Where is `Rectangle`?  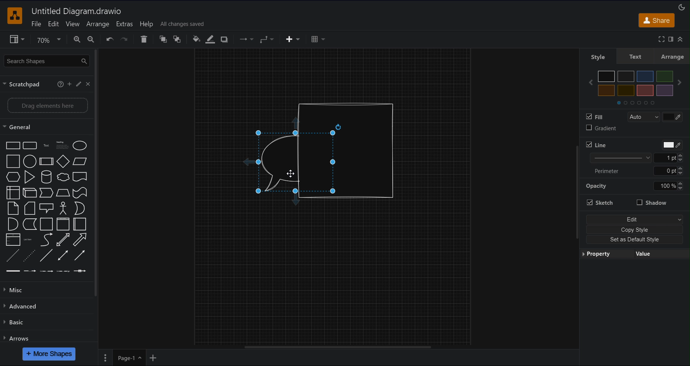
Rectangle is located at coordinates (13, 145).